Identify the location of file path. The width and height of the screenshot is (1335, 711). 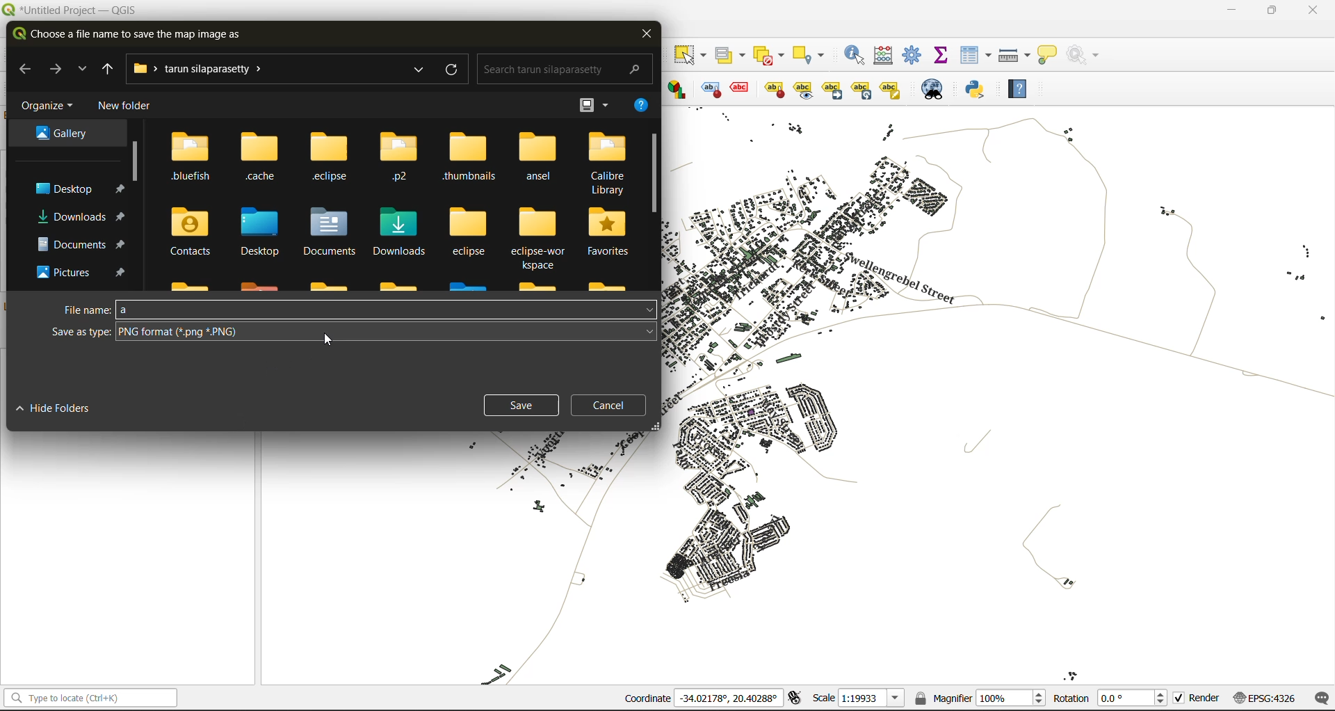
(206, 70).